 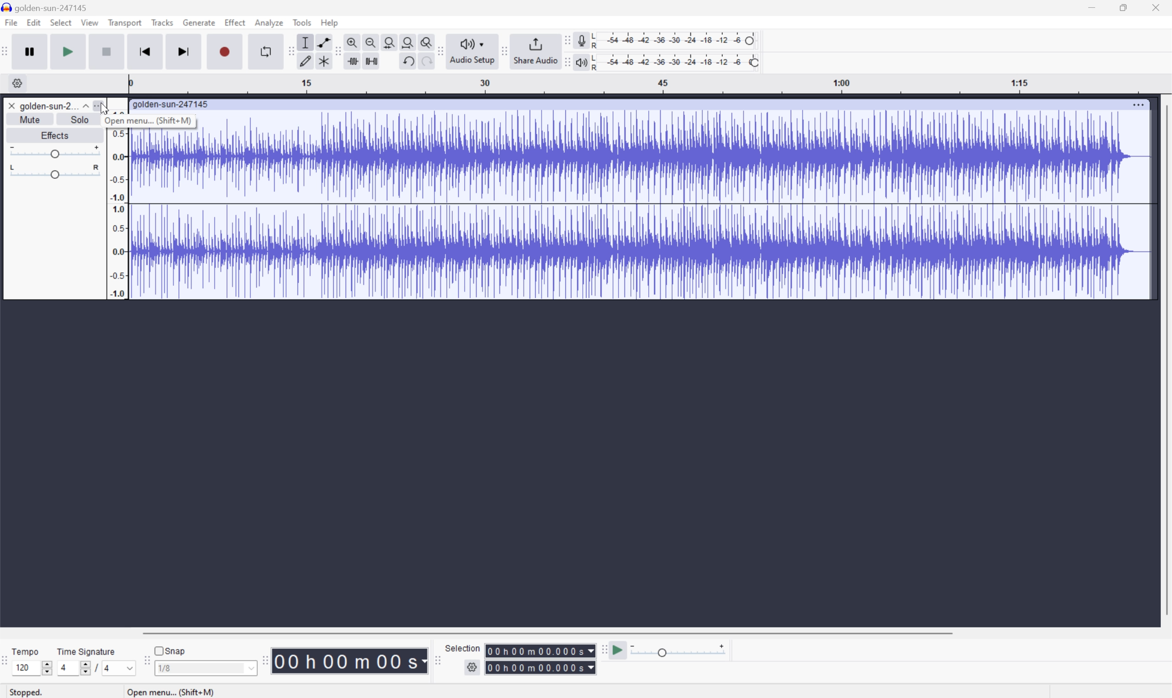 I want to click on Skip to end, so click(x=185, y=50).